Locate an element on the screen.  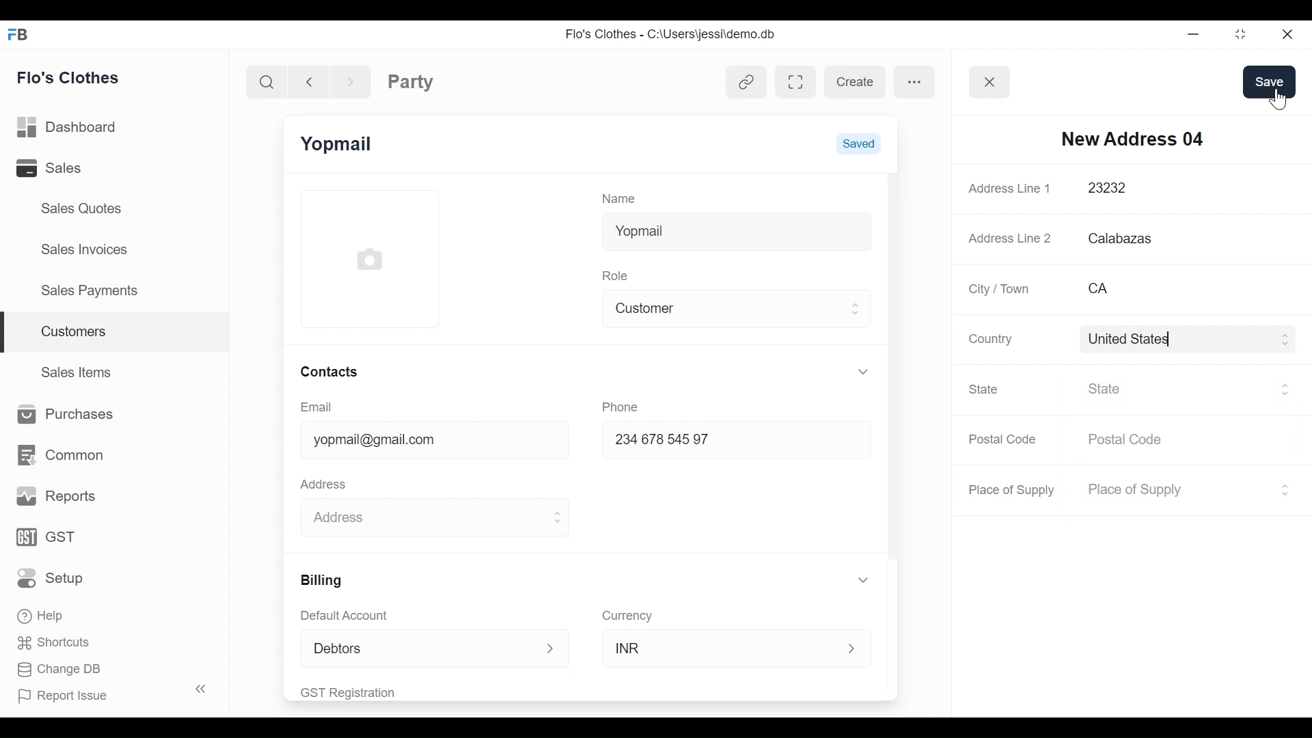
Reports is located at coordinates (57, 497).